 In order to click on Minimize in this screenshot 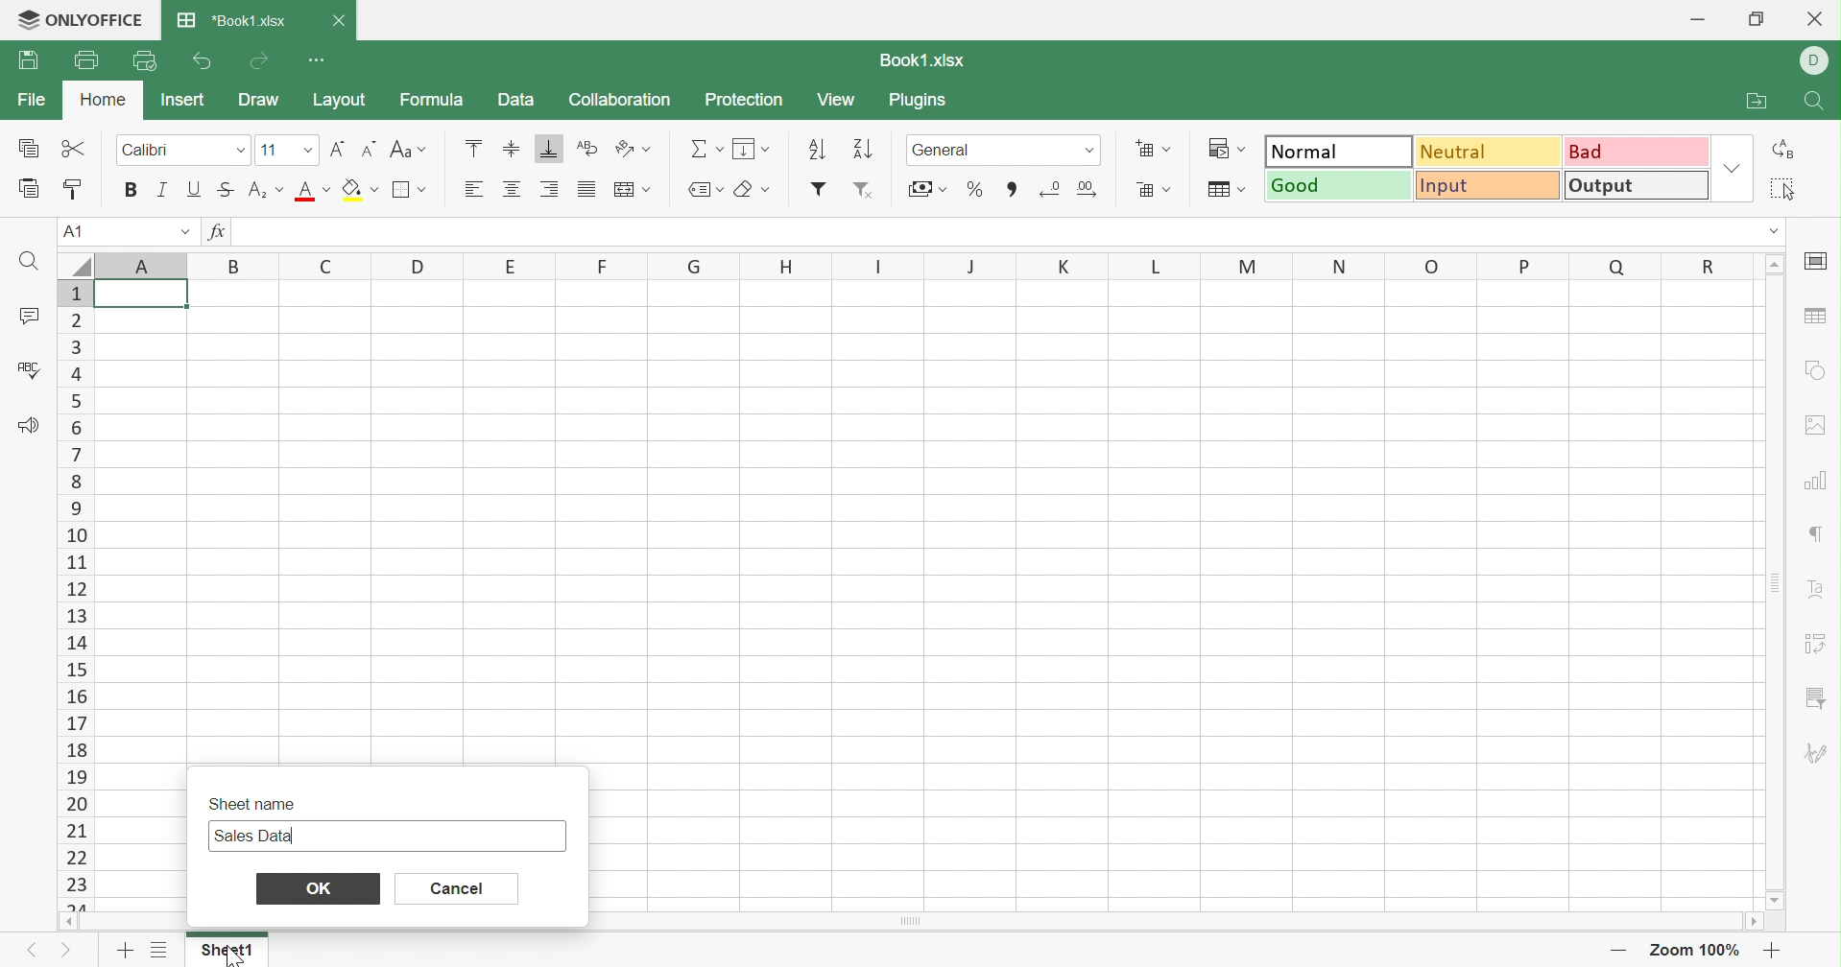, I will do `click(1697, 18)`.